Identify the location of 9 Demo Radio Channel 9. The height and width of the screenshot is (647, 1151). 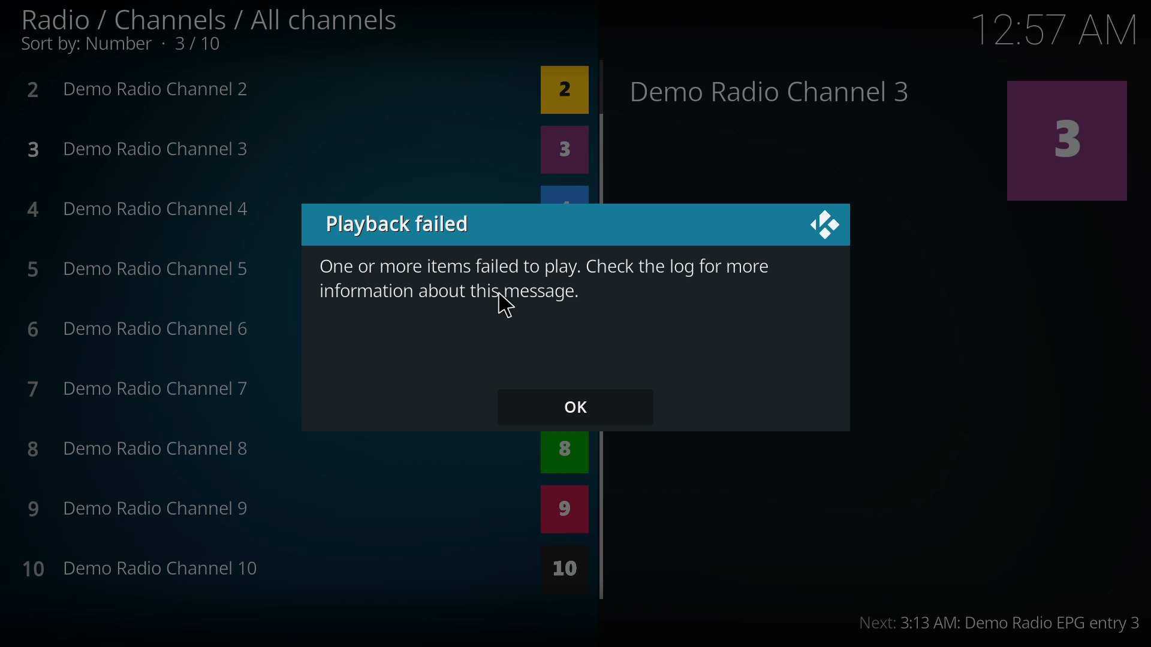
(141, 510).